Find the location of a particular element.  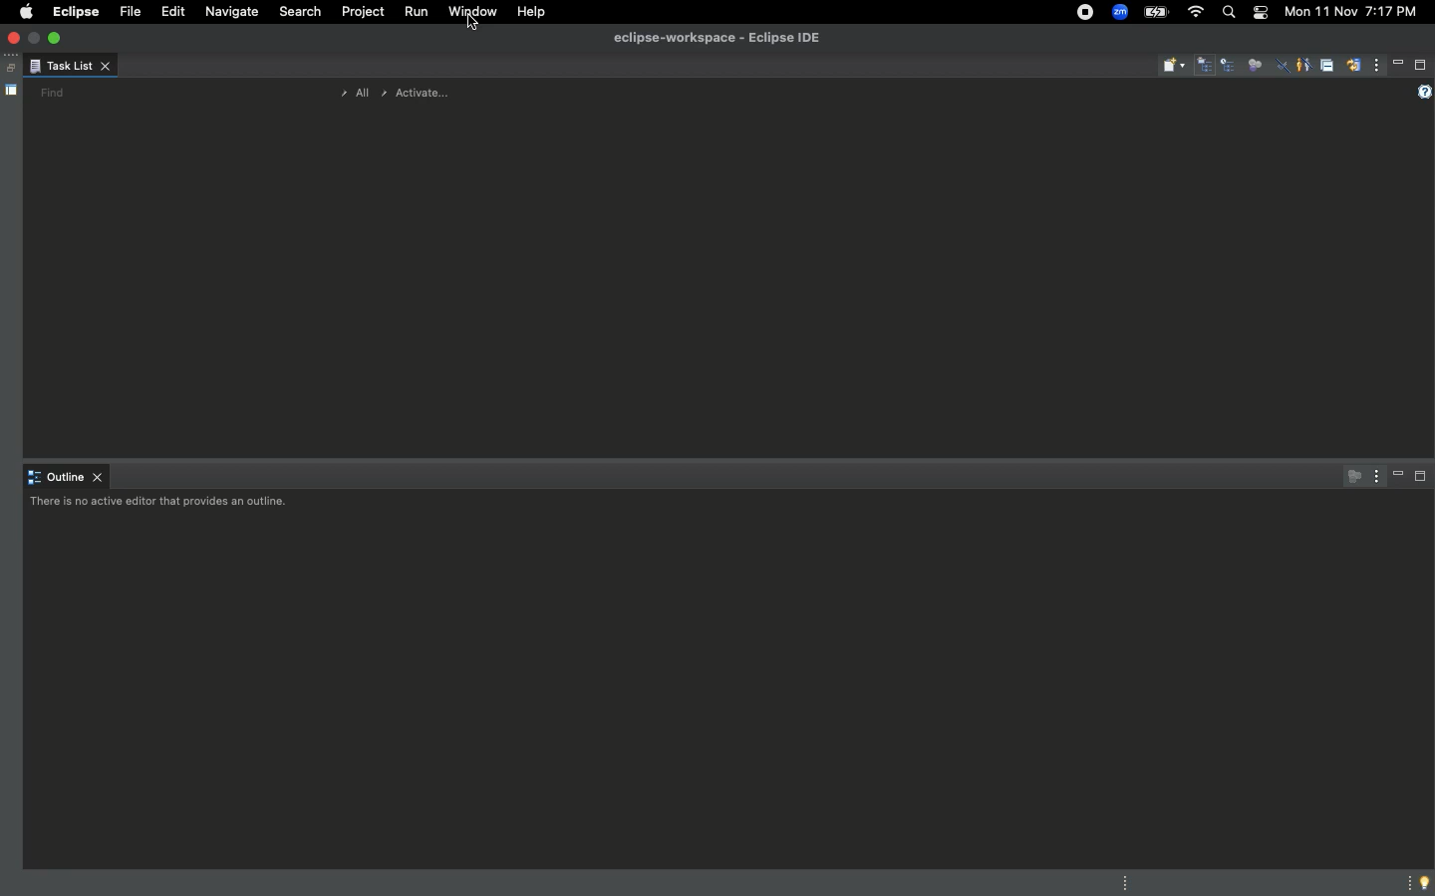

Zoom is located at coordinates (1120, 12).